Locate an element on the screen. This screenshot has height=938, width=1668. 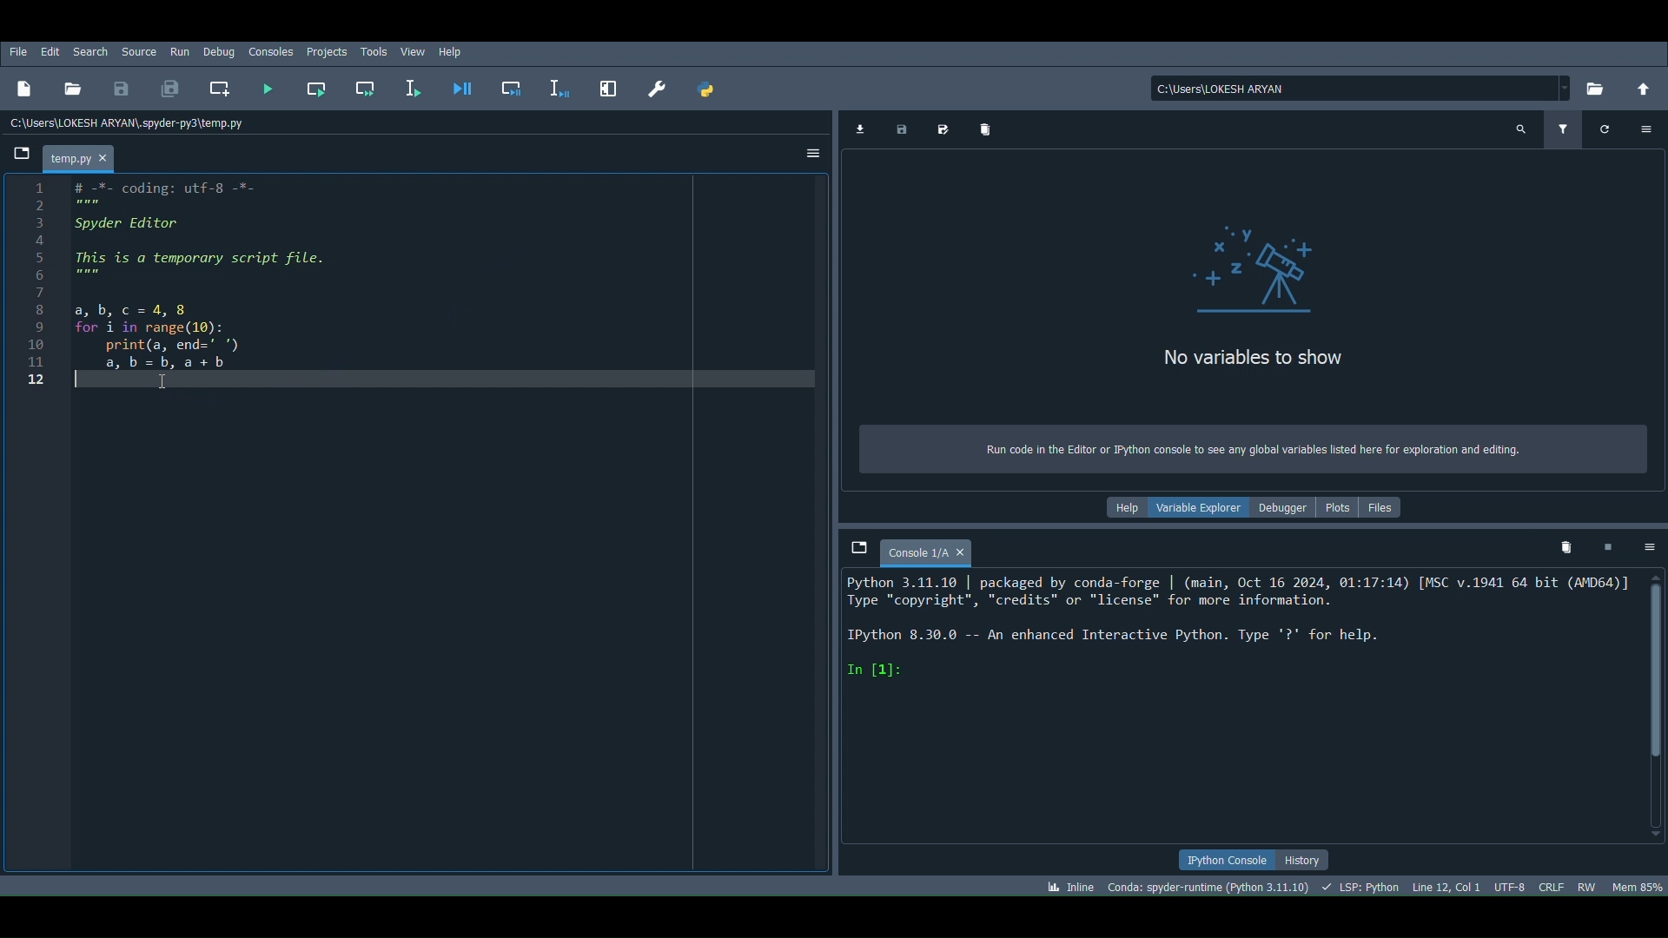
no Variables to show is located at coordinates (1234, 361).